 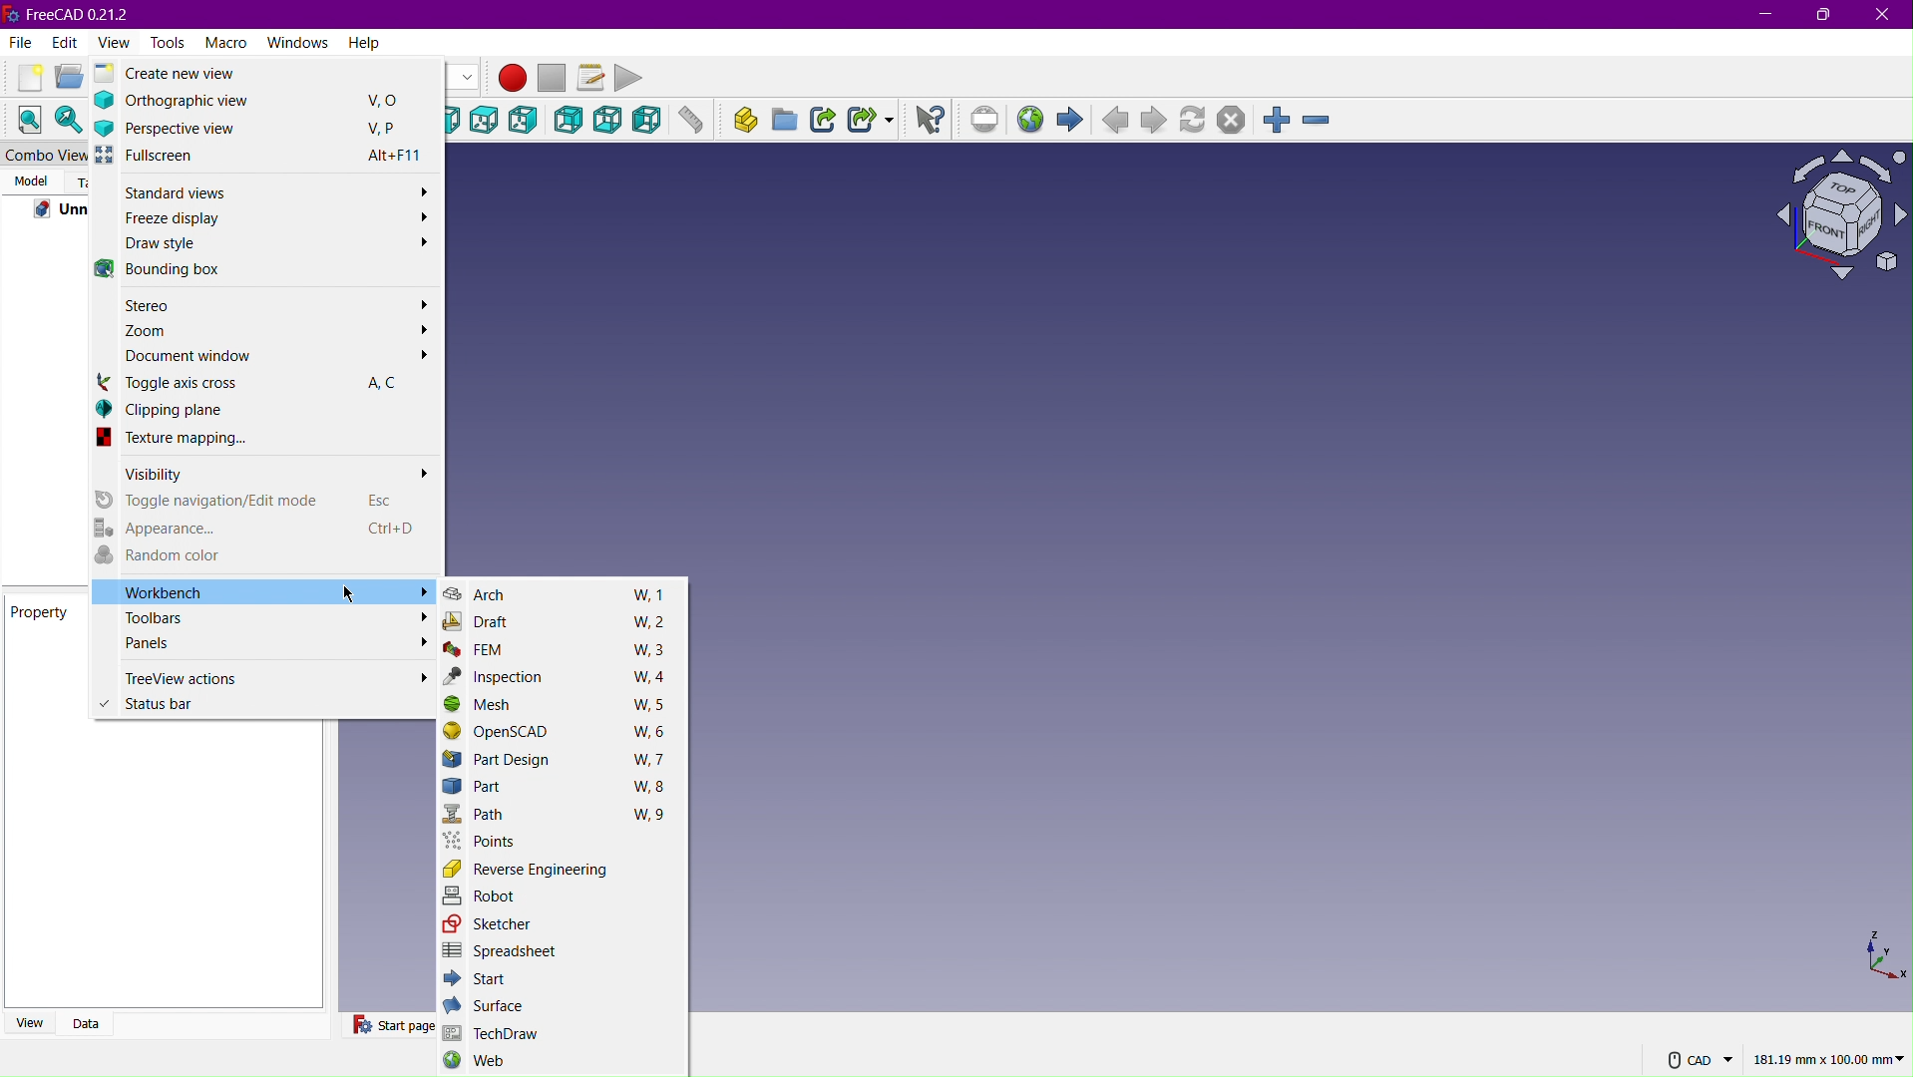 I want to click on Appearance, so click(x=267, y=529).